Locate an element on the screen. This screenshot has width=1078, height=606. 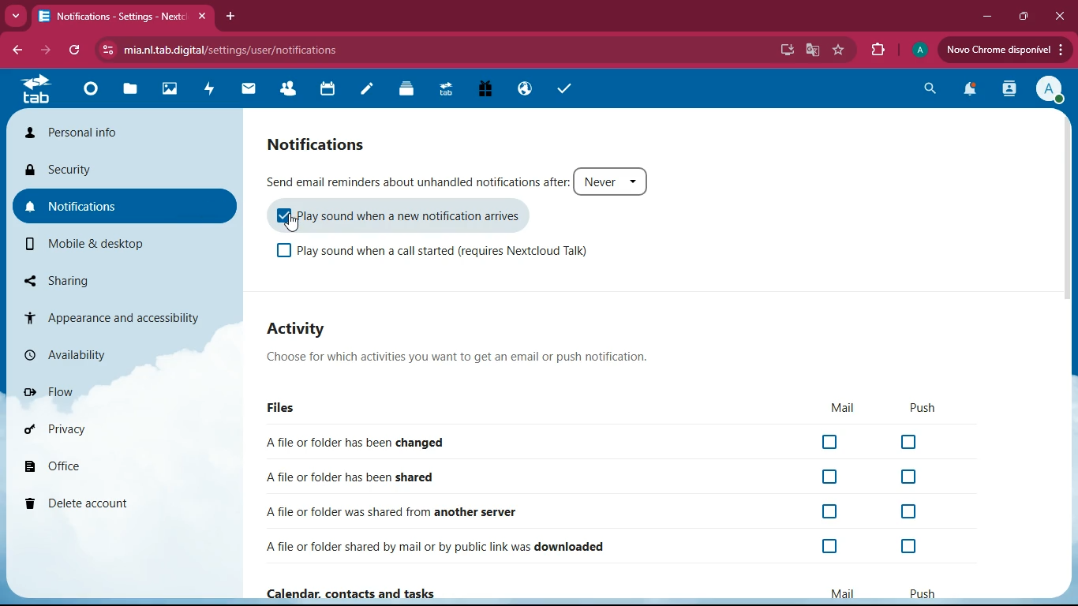
never is located at coordinates (611, 181).